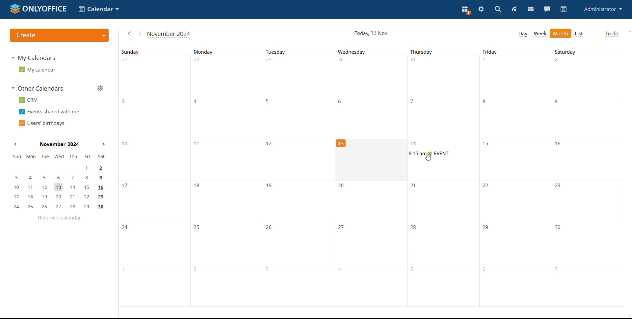 The height and width of the screenshot is (319, 632). I want to click on unallocated time slots for 1-7 december, so click(379, 285).